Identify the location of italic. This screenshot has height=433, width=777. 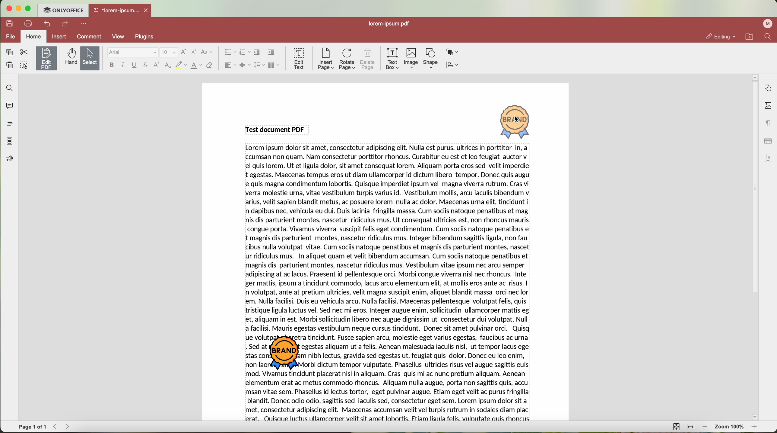
(123, 65).